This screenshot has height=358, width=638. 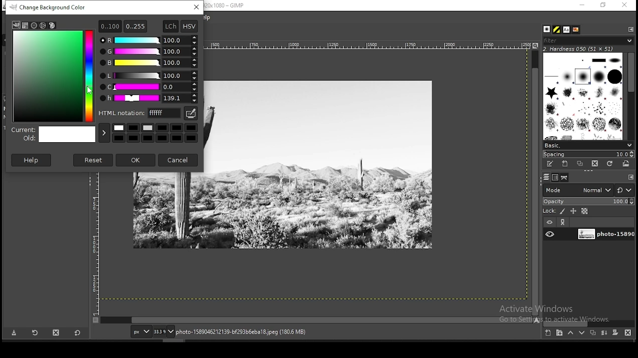 What do you see at coordinates (148, 52) in the screenshot?
I see `green` at bounding box center [148, 52].